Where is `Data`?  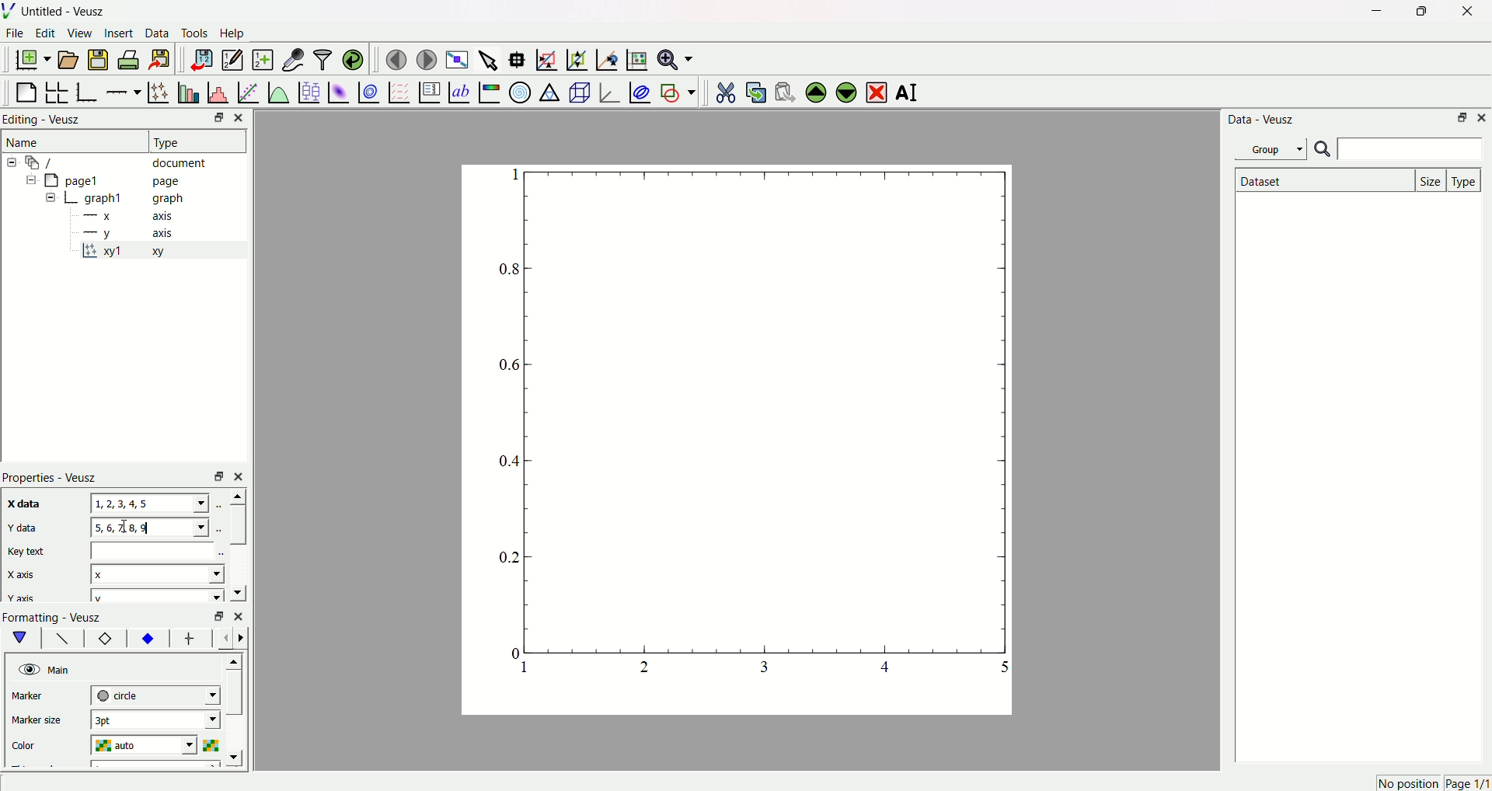
Data is located at coordinates (158, 35).